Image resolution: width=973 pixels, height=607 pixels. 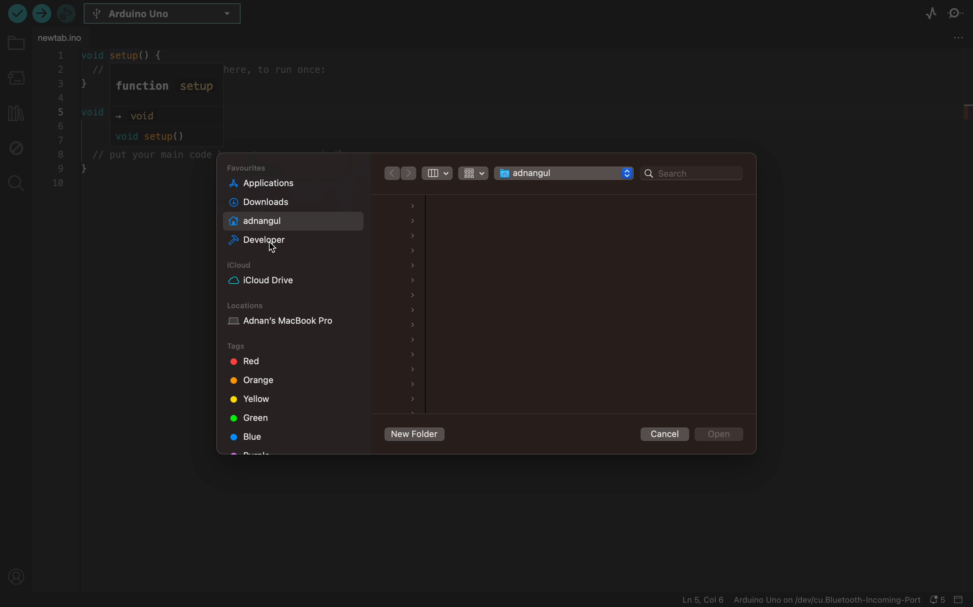 I want to click on debugger, so click(x=66, y=13).